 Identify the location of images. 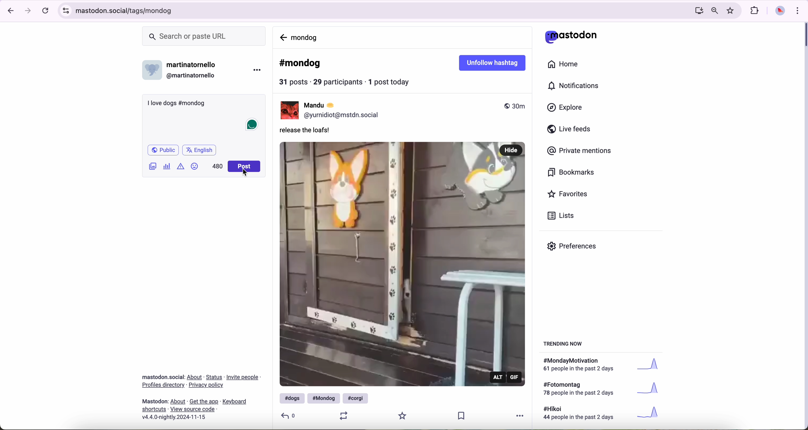
(153, 167).